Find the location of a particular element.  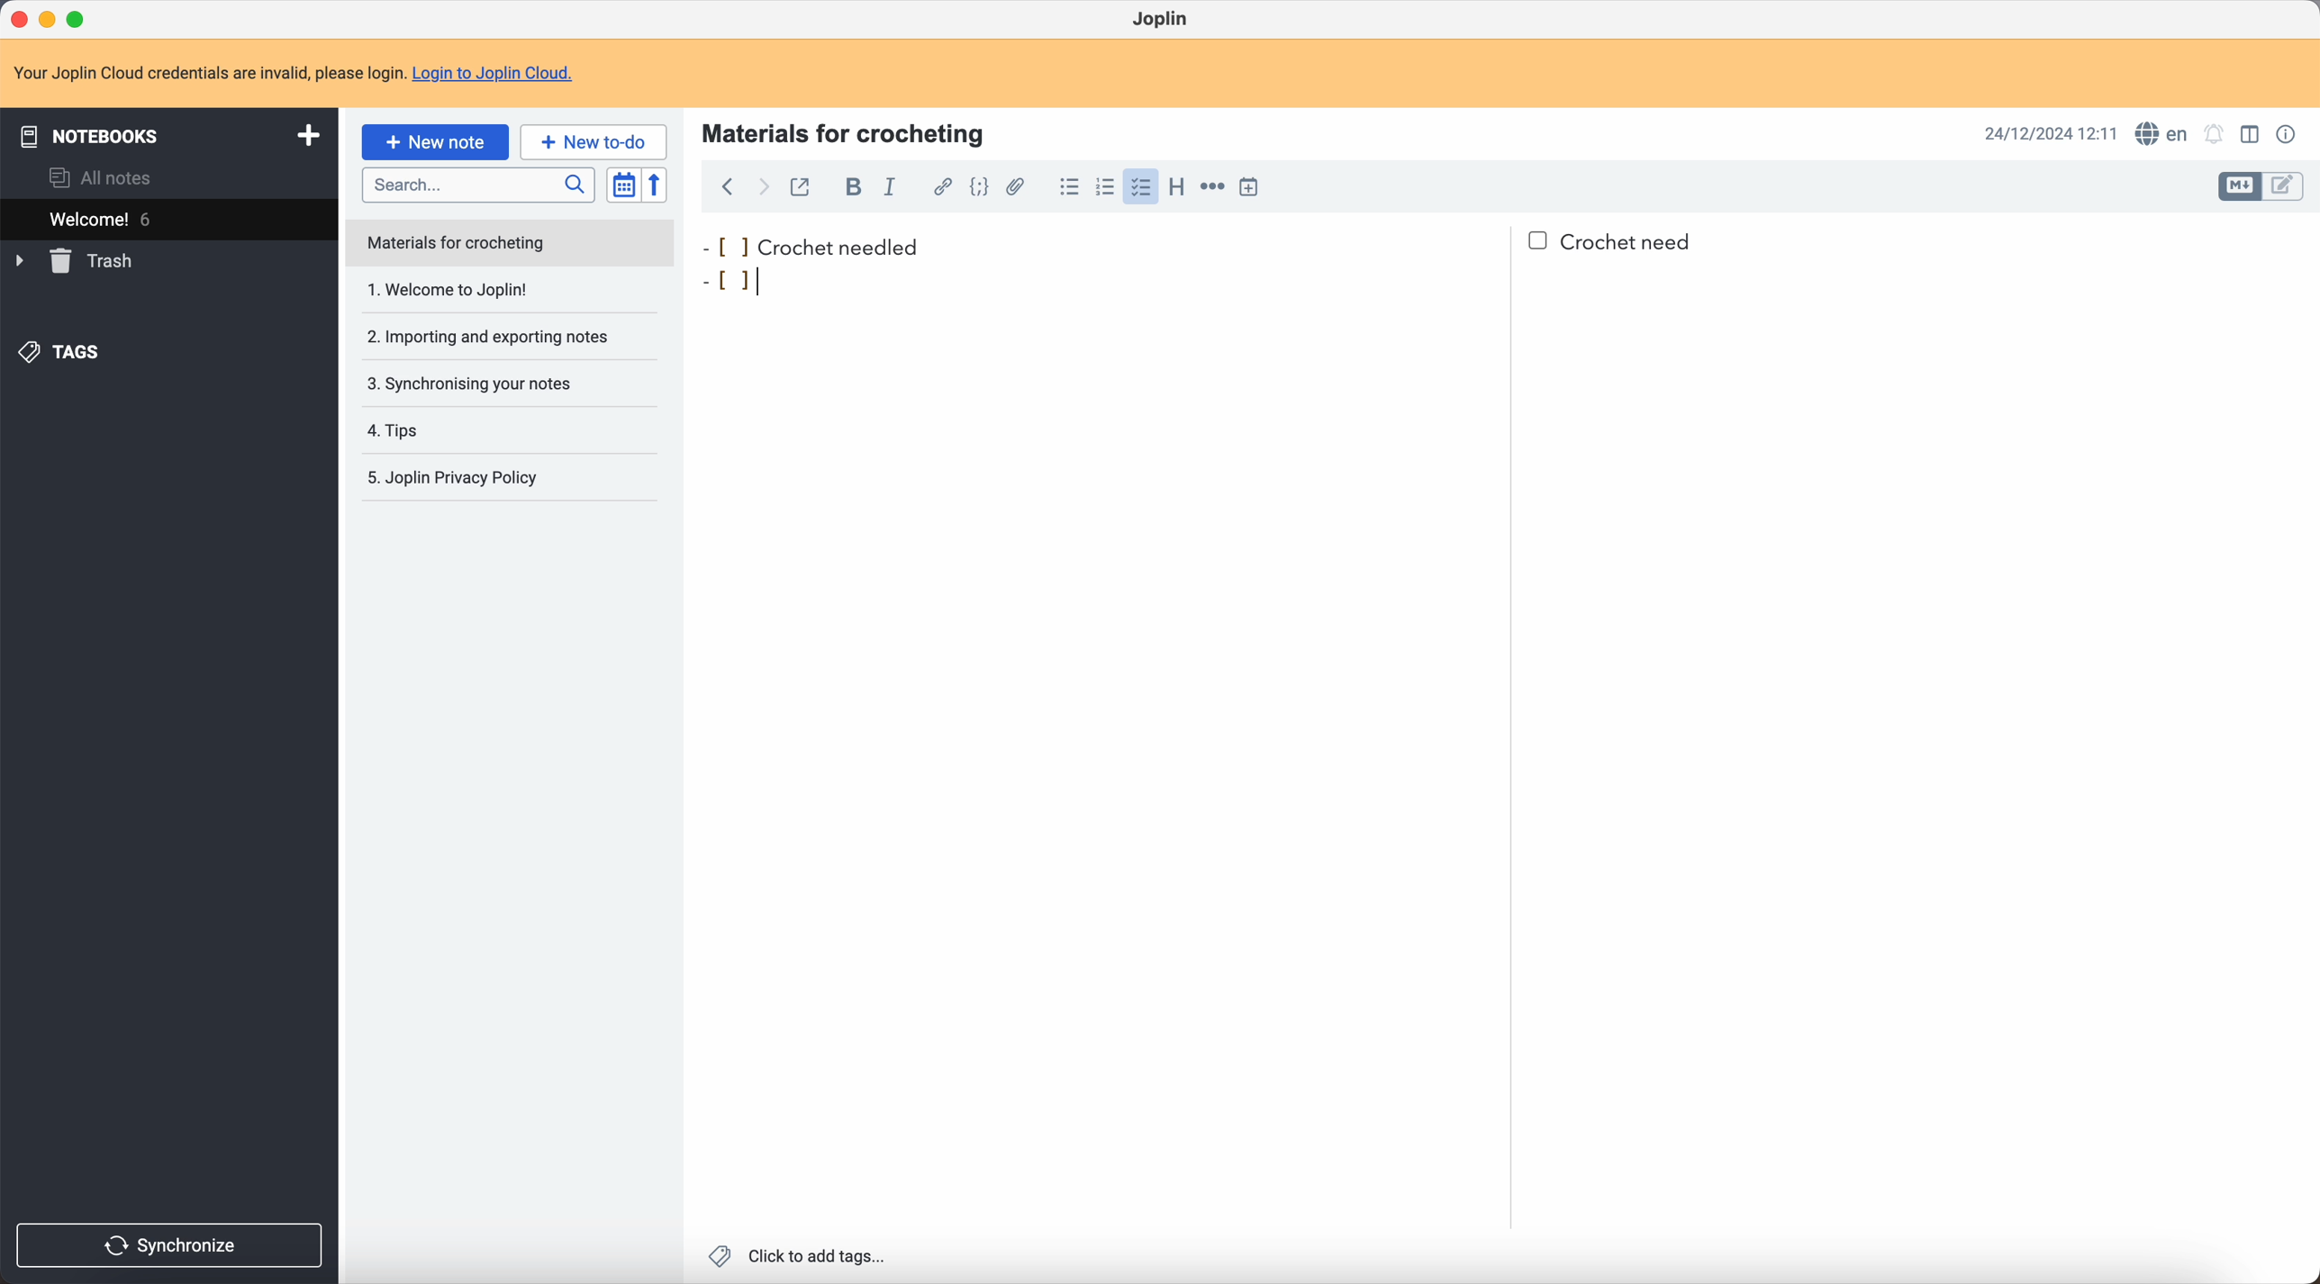

note is located at coordinates (511, 243).